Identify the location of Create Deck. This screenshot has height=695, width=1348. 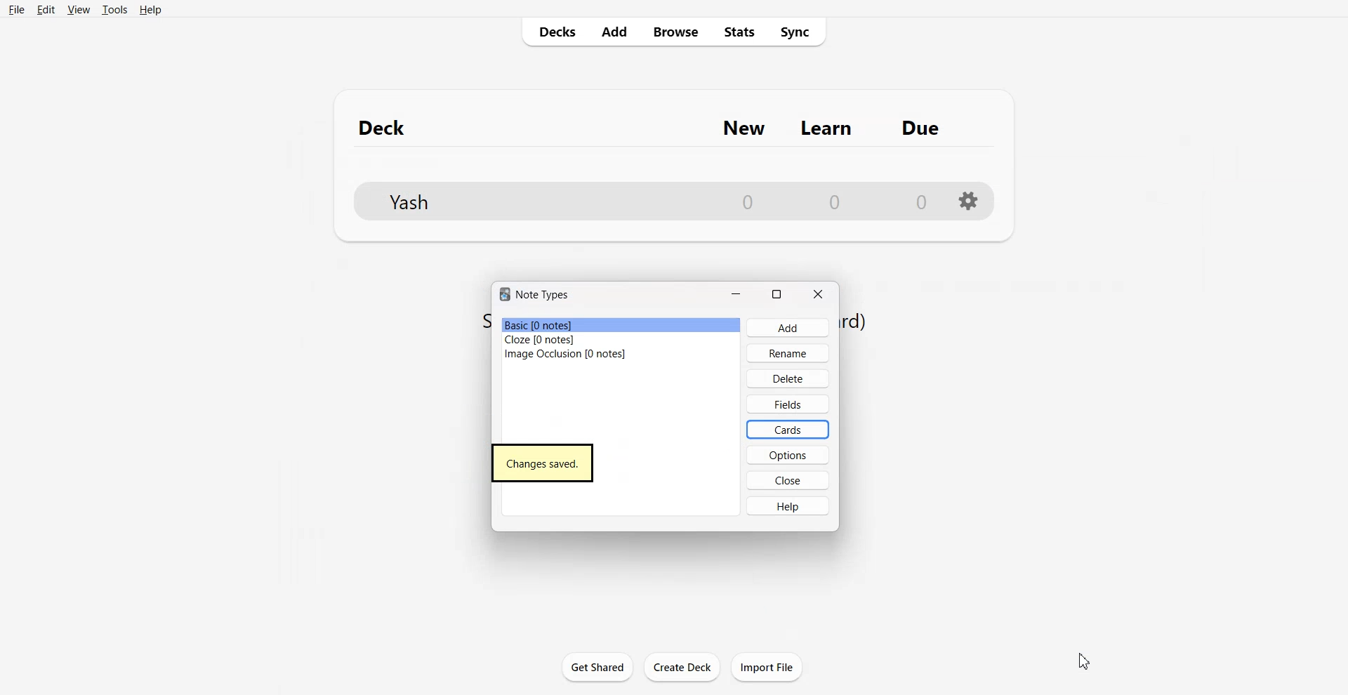
(682, 666).